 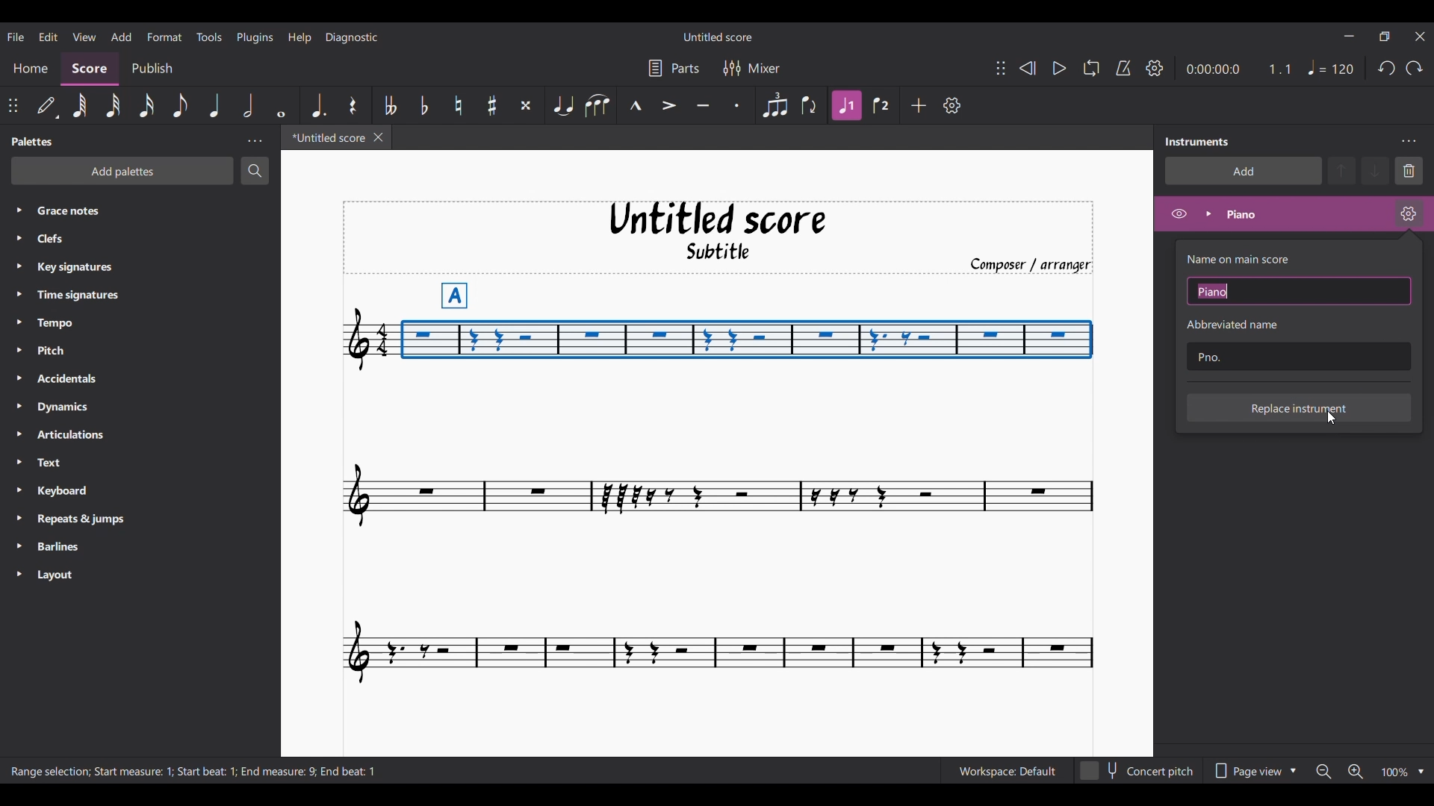 I want to click on Voice 2, so click(x=881, y=106).